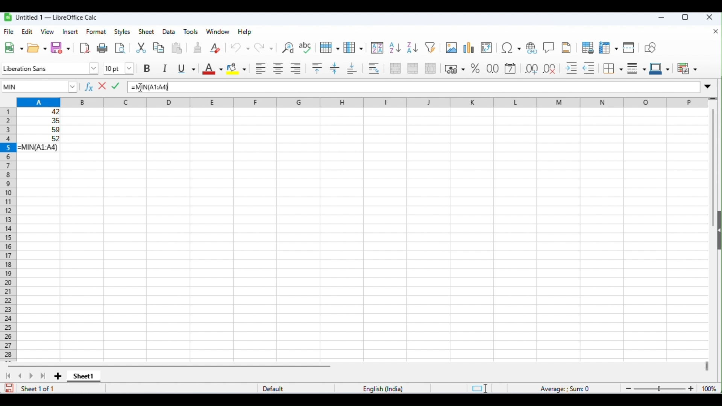 The height and width of the screenshot is (406, 722). Describe the element at coordinates (306, 48) in the screenshot. I see `spelling` at that location.